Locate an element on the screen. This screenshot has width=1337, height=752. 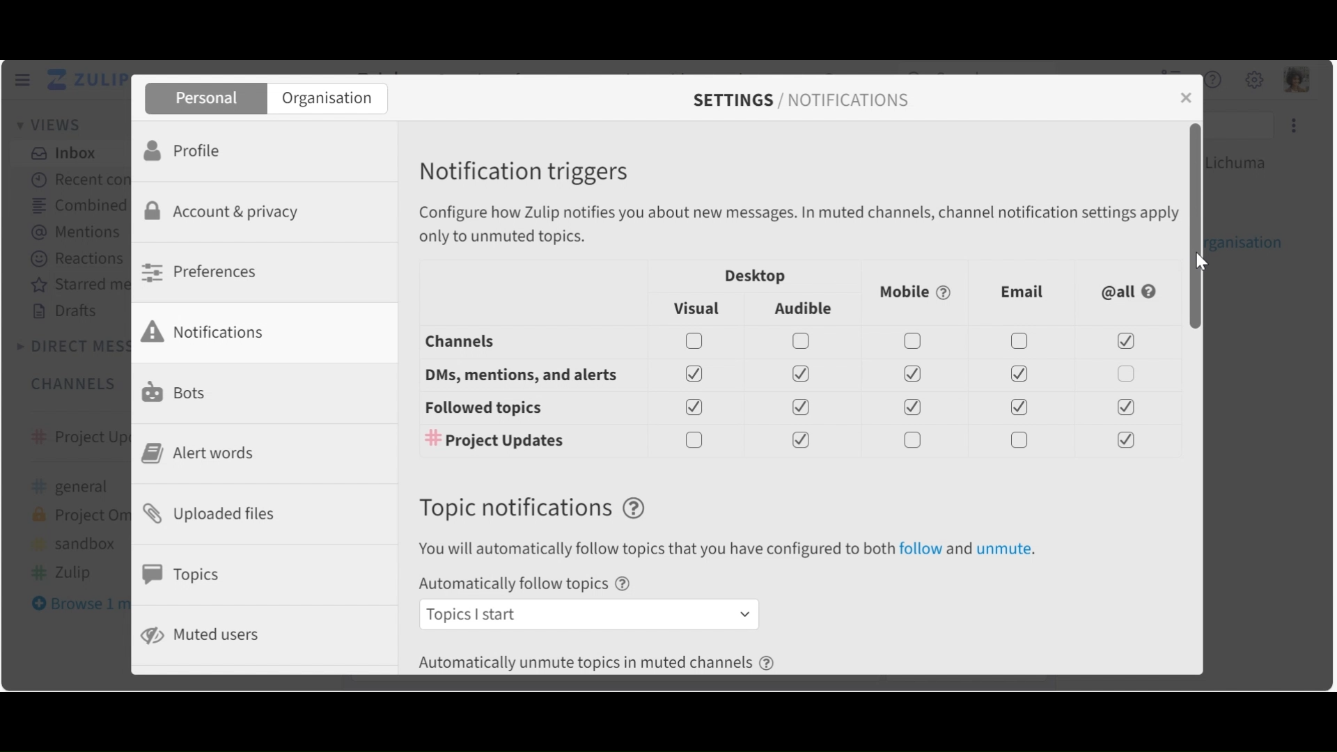
DMS, mentions is located at coordinates (787, 375).